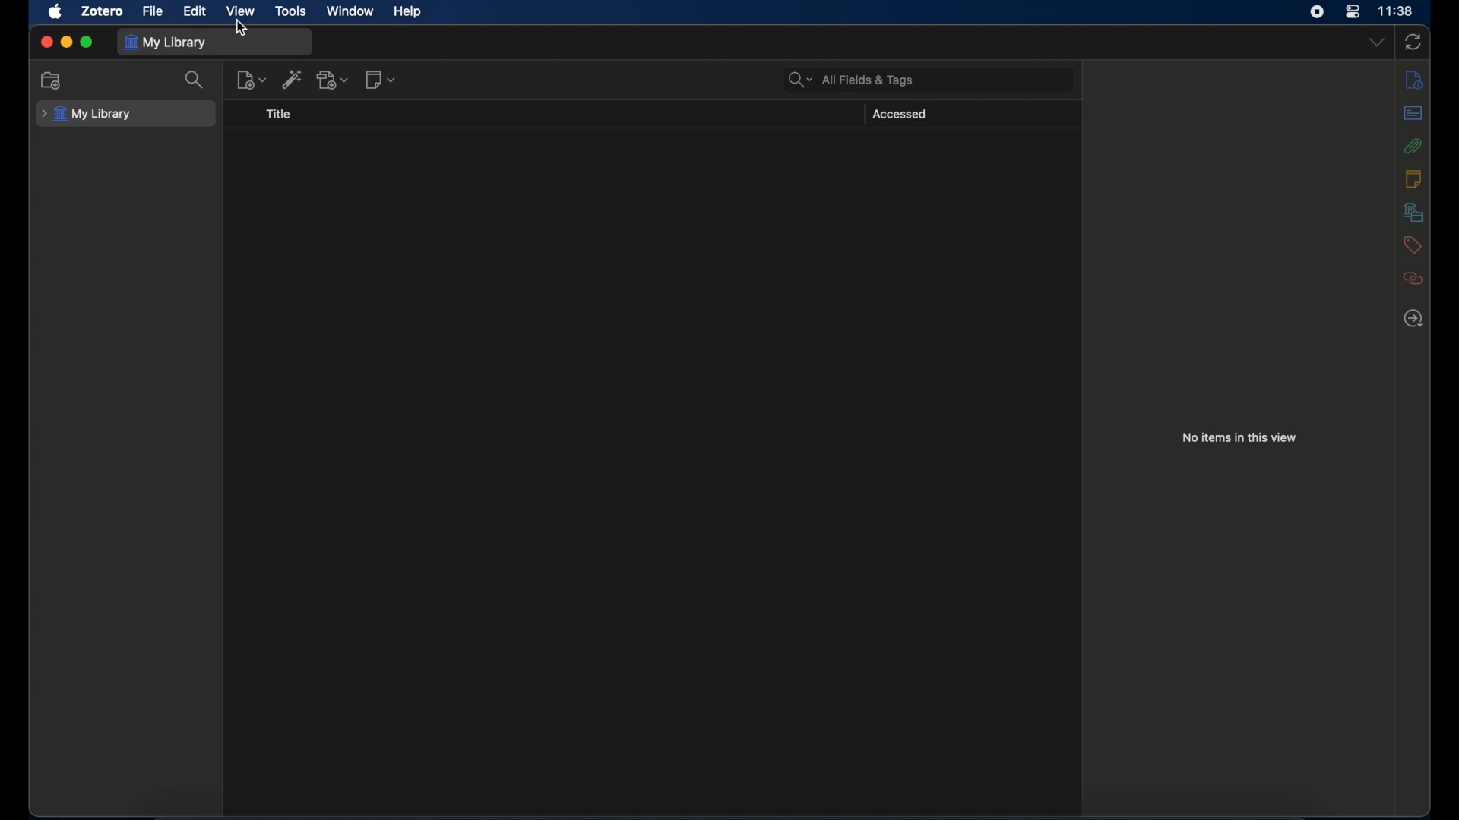 Image resolution: width=1459 pixels, height=820 pixels. I want to click on screen recorder, so click(1317, 12).